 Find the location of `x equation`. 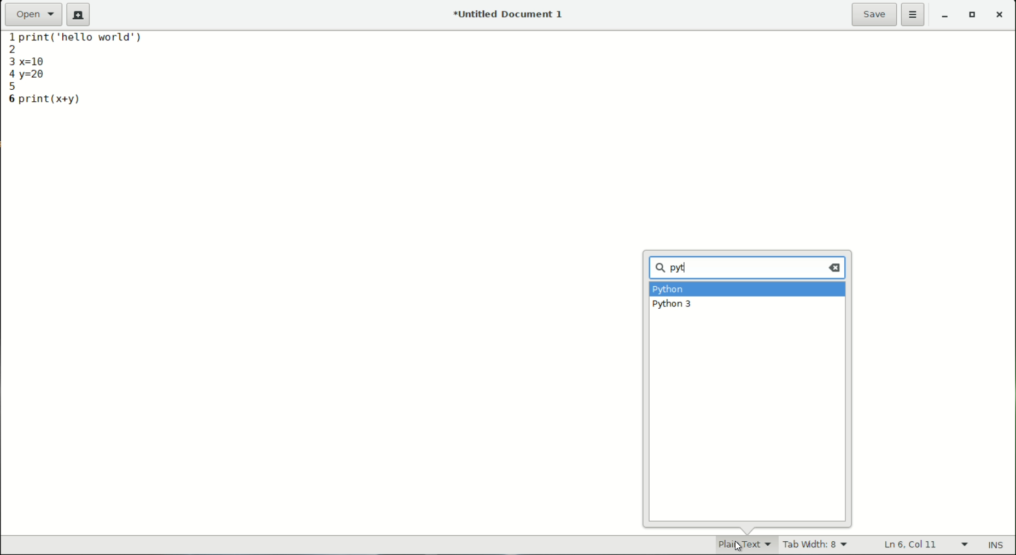

x equation is located at coordinates (42, 60).